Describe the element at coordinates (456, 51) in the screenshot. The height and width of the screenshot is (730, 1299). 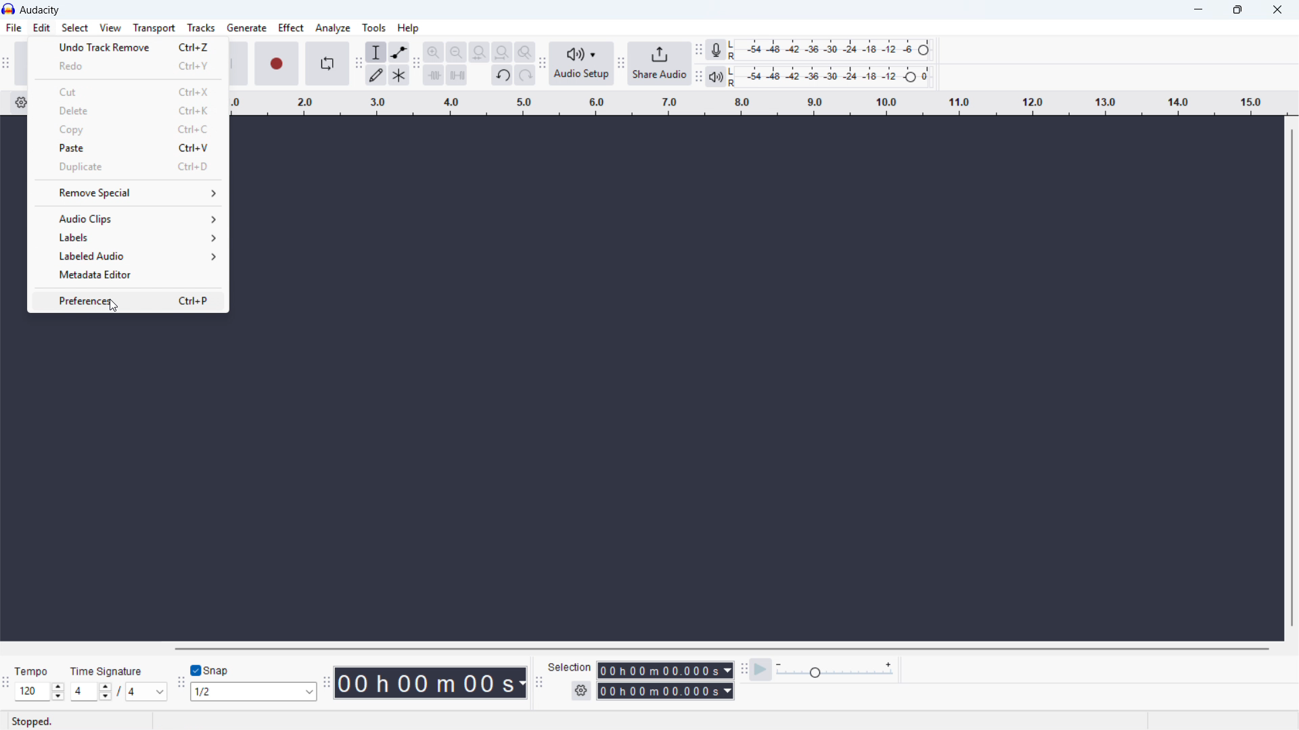
I see `zoom out` at that location.